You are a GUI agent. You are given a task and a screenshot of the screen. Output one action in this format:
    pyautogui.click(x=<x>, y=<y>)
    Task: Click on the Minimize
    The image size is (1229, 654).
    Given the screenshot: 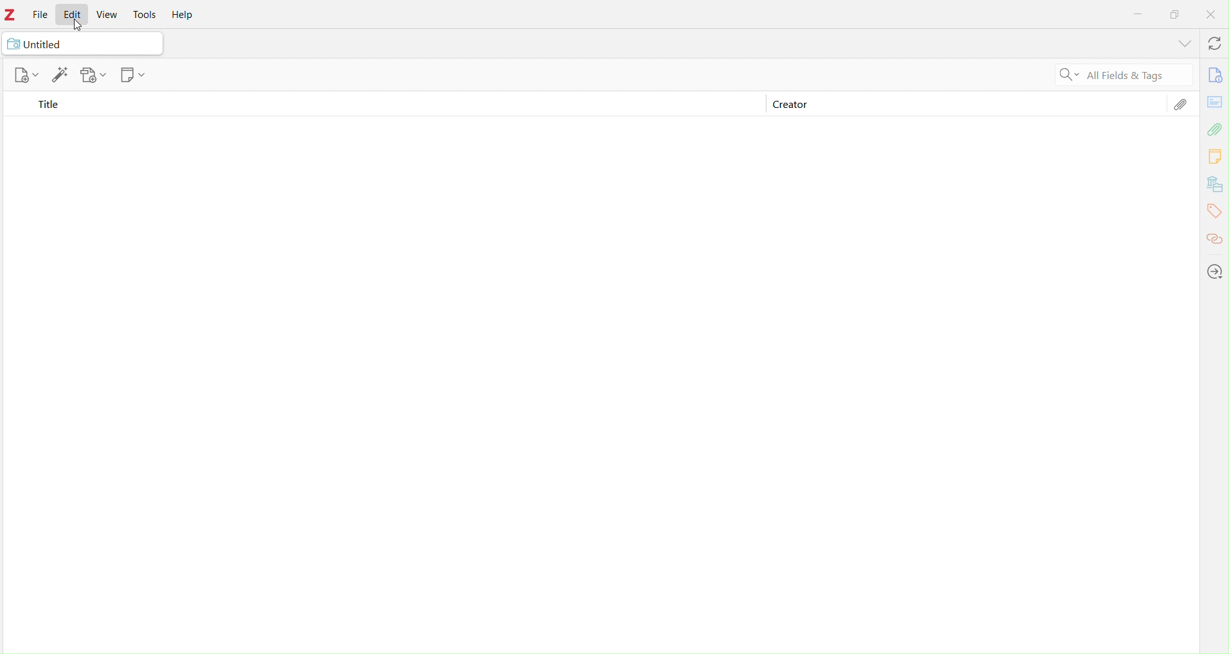 What is the action you would take?
    pyautogui.click(x=1140, y=15)
    